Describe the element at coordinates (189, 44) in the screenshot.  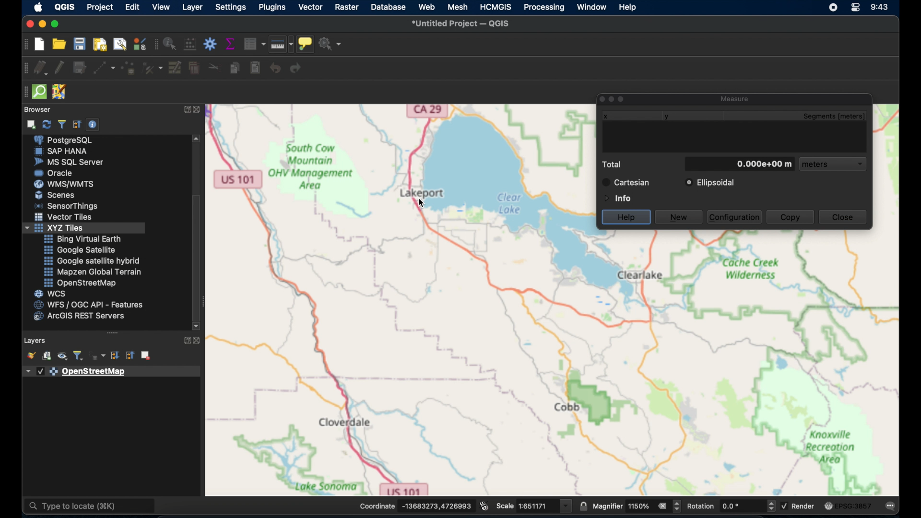
I see `open field calculator` at that location.